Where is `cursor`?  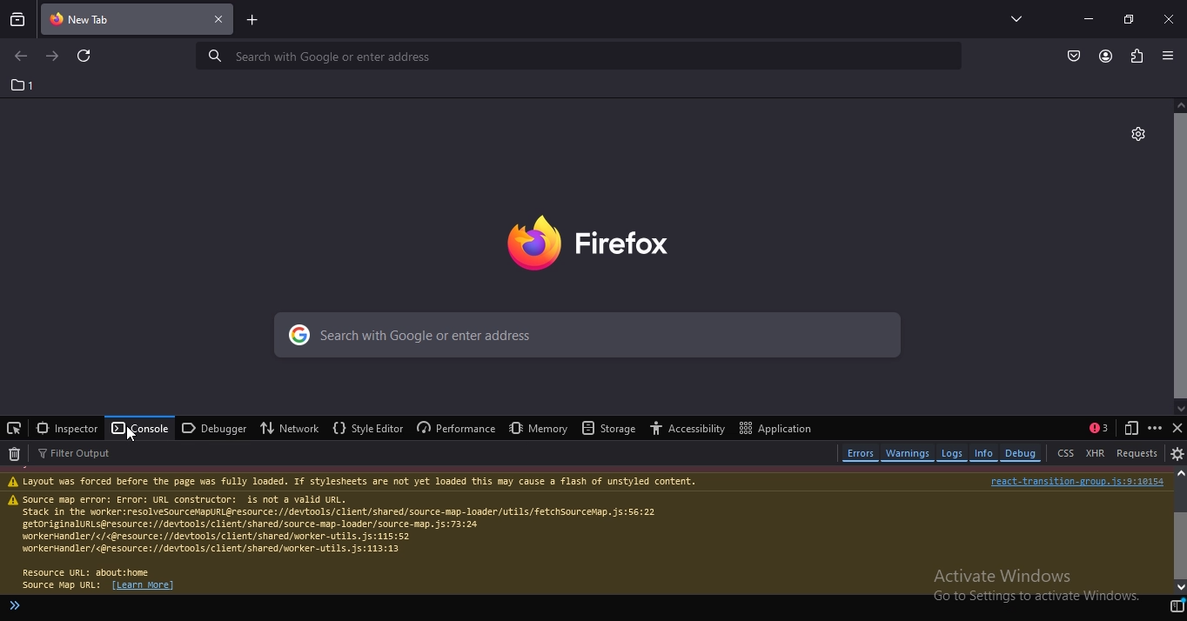 cursor is located at coordinates (132, 433).